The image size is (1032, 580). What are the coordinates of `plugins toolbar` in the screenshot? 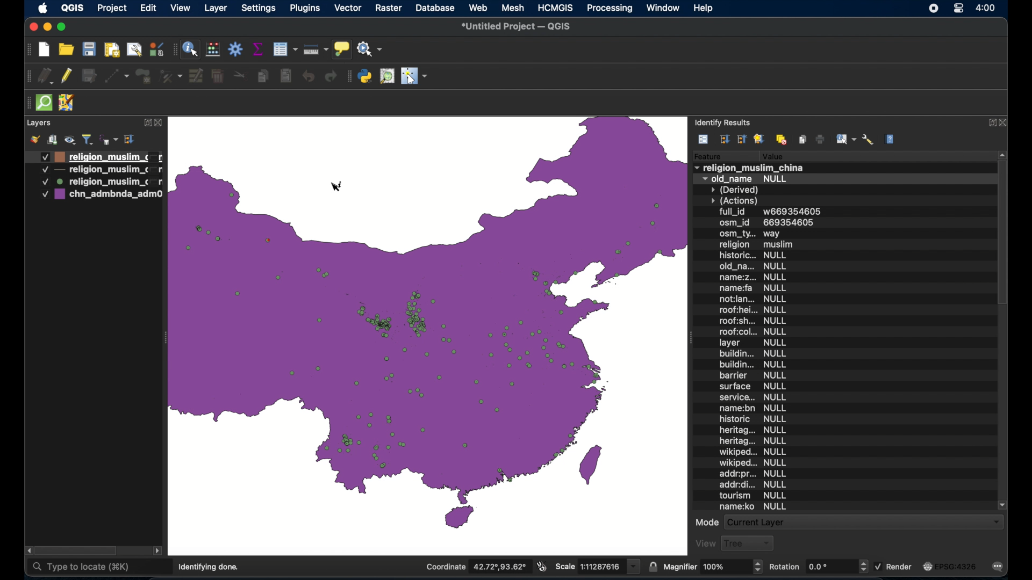 It's located at (349, 76).